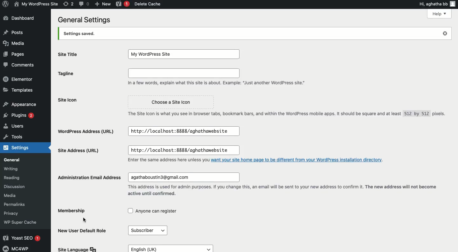 The width and height of the screenshot is (458, 252). What do you see at coordinates (17, 248) in the screenshot?
I see `MC4WP` at bounding box center [17, 248].